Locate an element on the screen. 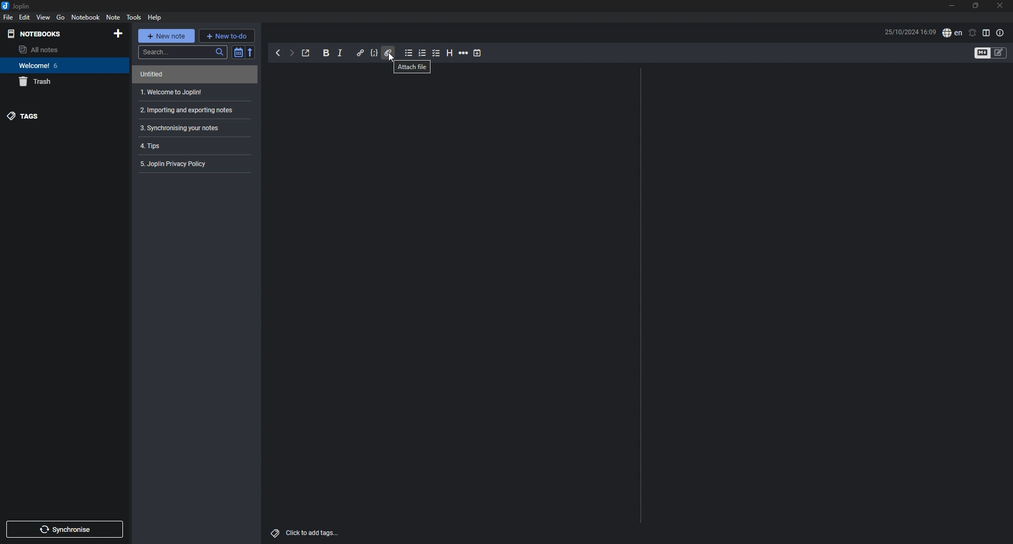 The width and height of the screenshot is (1013, 544). attach file is located at coordinates (413, 67).